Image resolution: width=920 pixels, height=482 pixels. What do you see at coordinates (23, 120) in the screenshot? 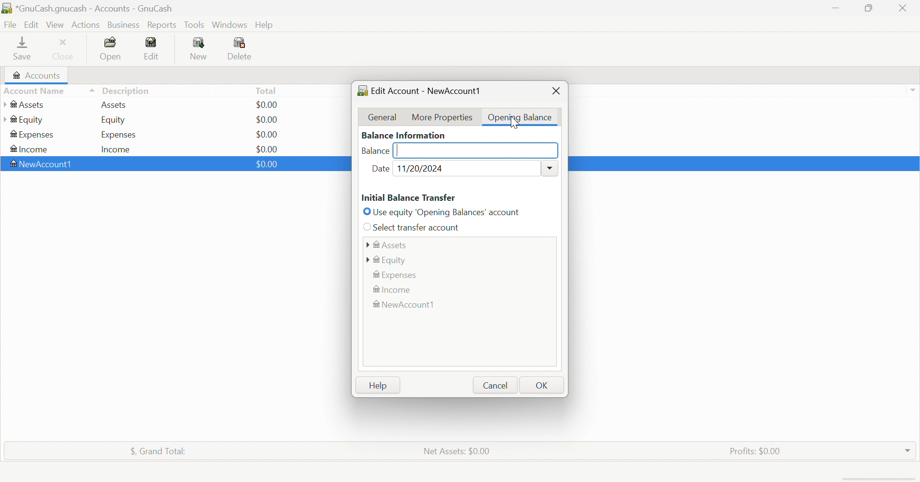
I see `Equity` at bounding box center [23, 120].